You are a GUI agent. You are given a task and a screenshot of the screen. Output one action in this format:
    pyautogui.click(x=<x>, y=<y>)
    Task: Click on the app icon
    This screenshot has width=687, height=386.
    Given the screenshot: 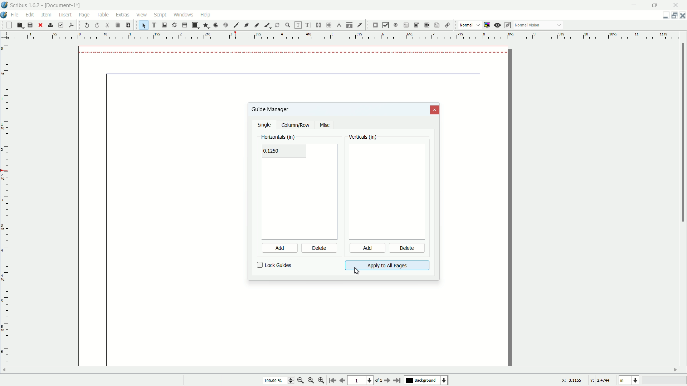 What is the action you would take?
    pyautogui.click(x=4, y=5)
    